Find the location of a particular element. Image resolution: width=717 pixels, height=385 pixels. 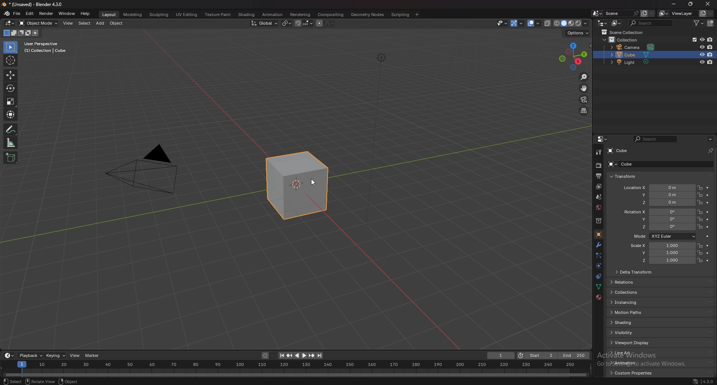

network is located at coordinates (697, 381).